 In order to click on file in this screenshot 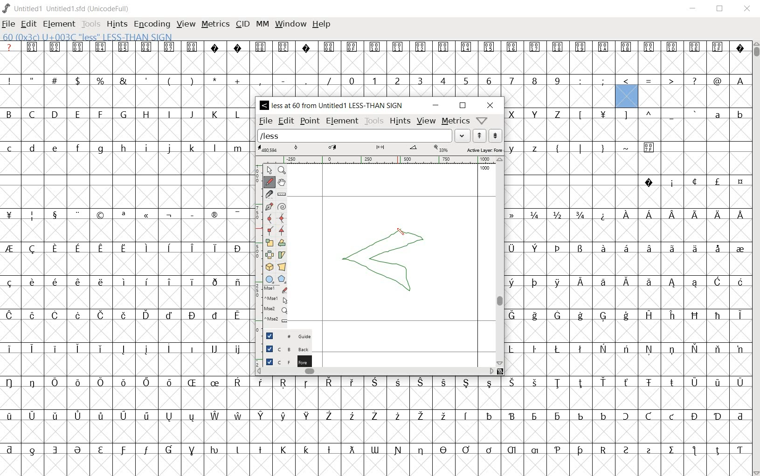, I will do `click(9, 24)`.